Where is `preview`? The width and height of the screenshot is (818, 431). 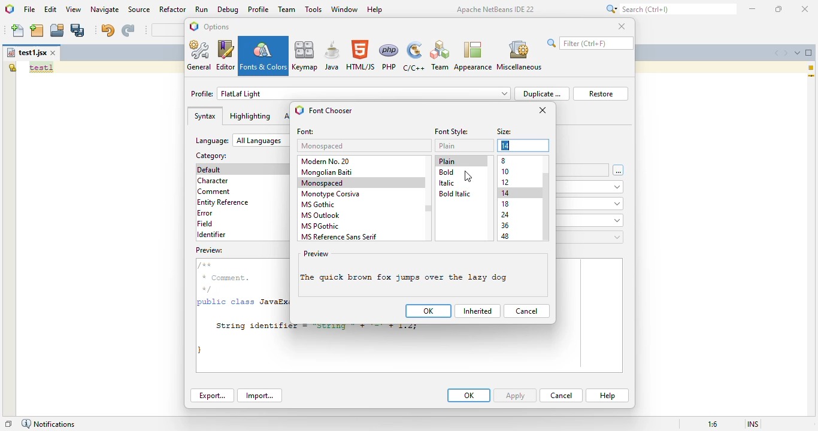
preview is located at coordinates (316, 254).